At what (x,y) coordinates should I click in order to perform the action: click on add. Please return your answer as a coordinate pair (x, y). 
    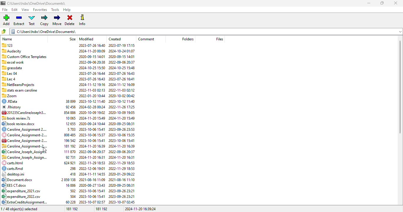
    Looking at the image, I should click on (6, 20).